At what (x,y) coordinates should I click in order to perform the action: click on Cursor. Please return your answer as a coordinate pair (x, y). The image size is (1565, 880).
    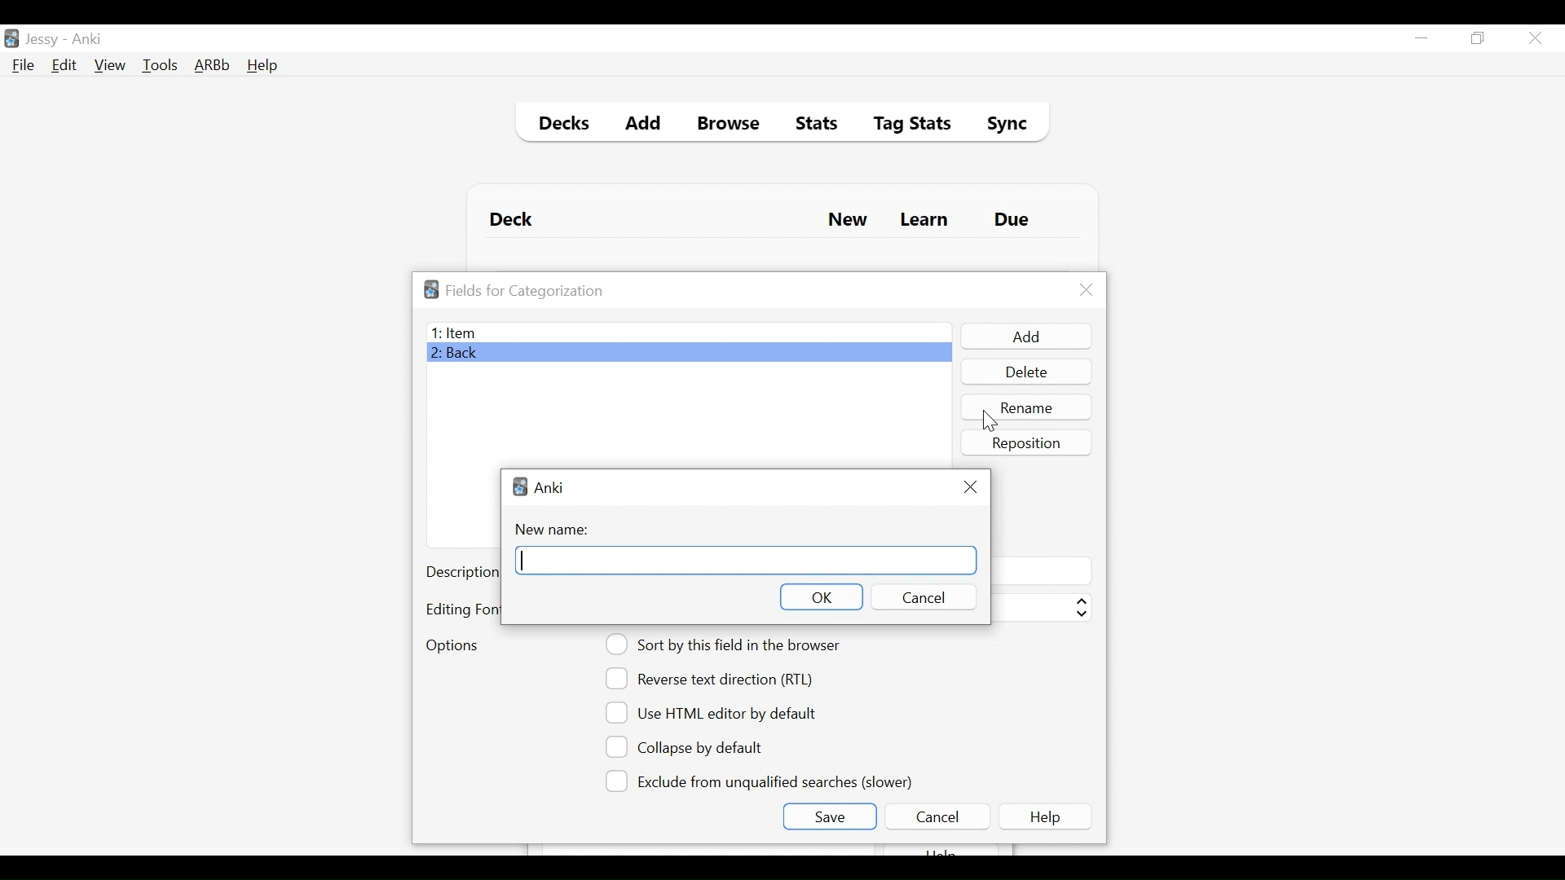
    Looking at the image, I should click on (985, 423).